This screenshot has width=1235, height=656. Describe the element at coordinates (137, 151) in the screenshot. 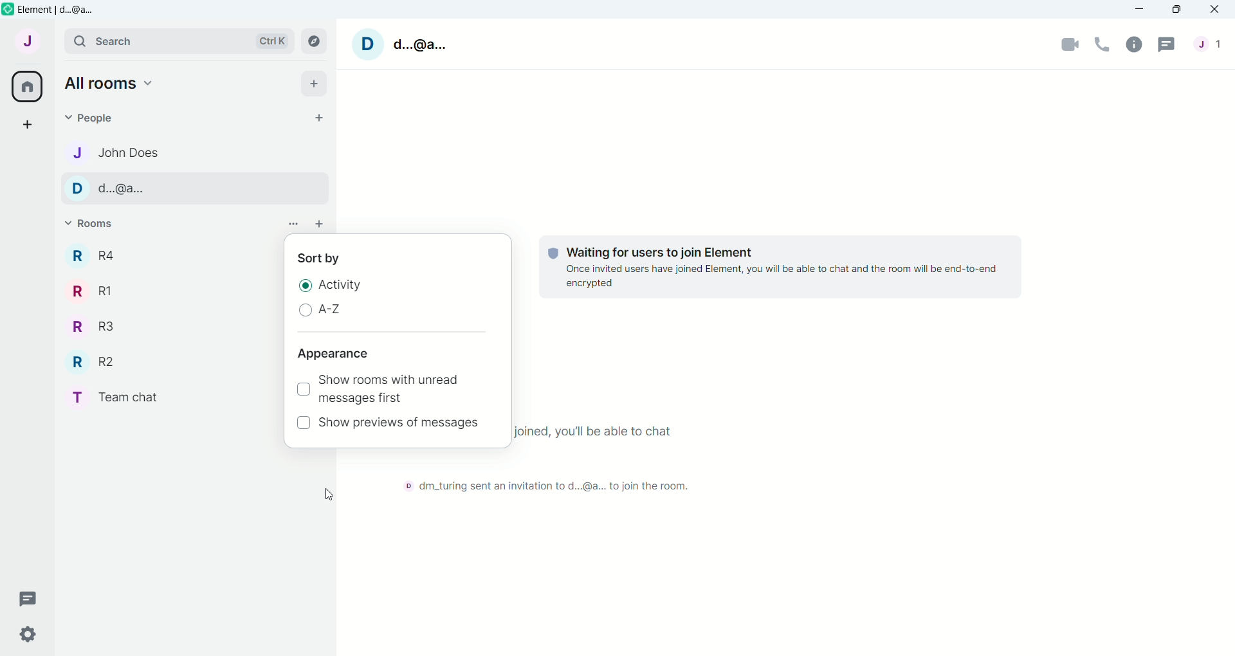

I see `Contact name` at that location.